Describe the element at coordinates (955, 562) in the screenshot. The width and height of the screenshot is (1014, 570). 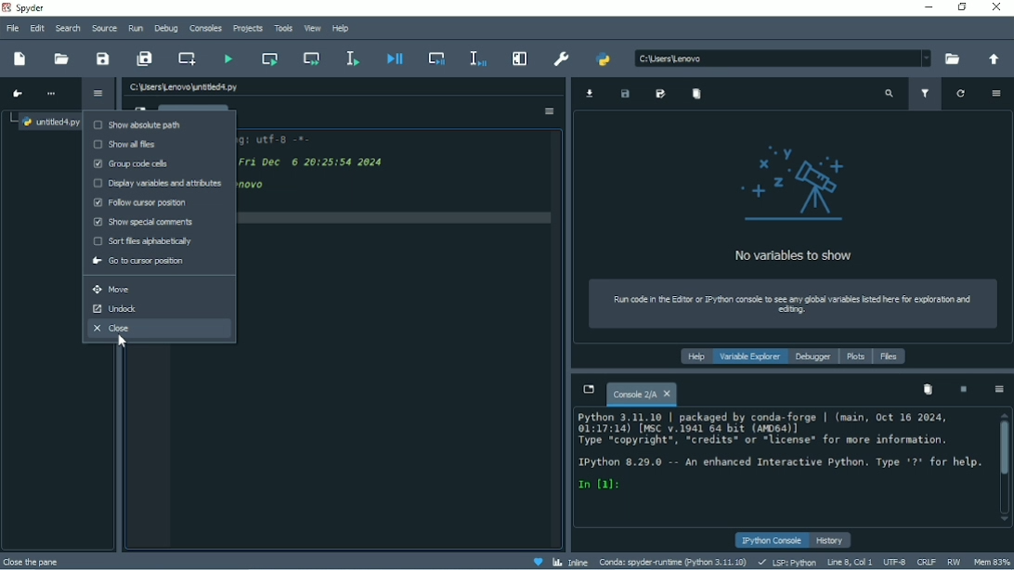
I see `RW` at that location.